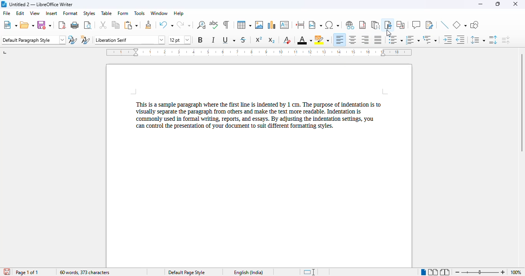 The width and height of the screenshot is (525, 276). I want to click on set line spacing, so click(477, 39).